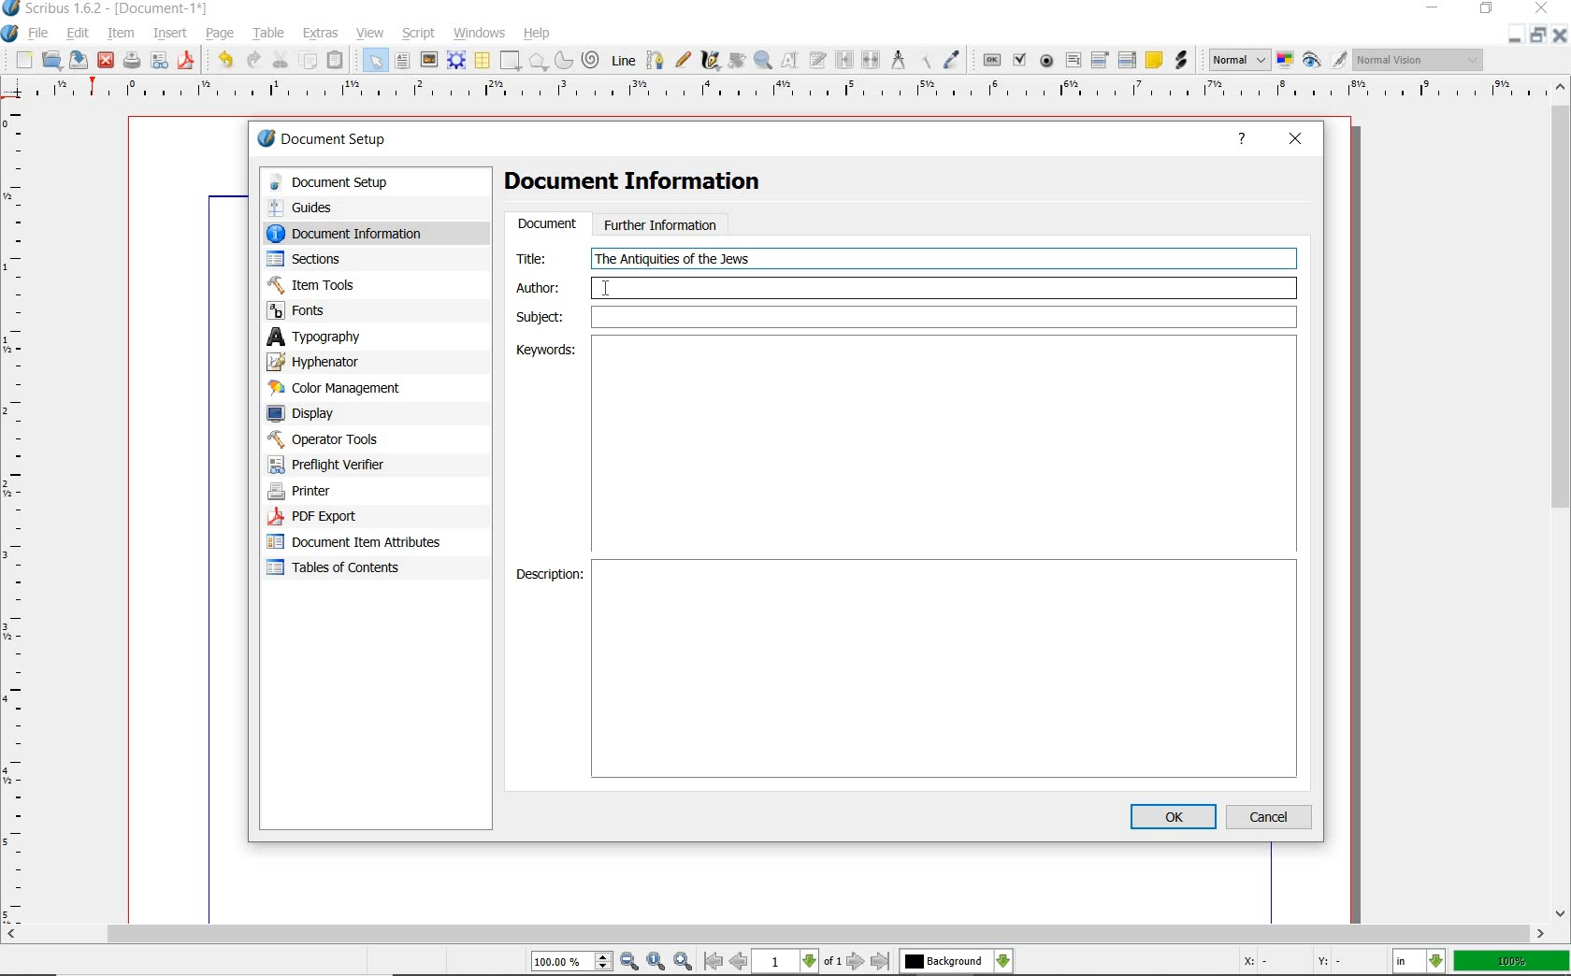 Image resolution: width=1571 pixels, height=976 pixels. Describe the element at coordinates (324, 138) in the screenshot. I see `document setup` at that location.